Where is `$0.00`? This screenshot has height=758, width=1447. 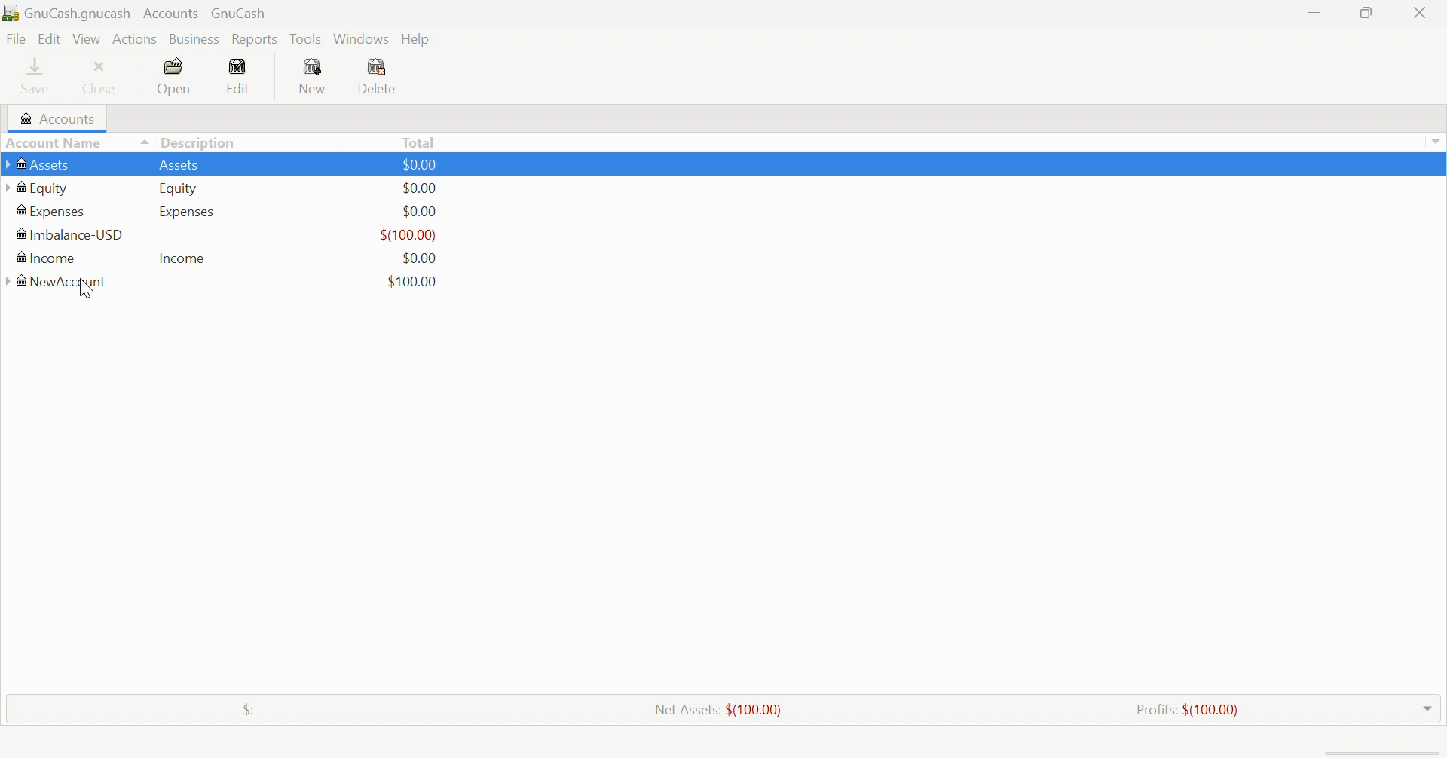 $0.00 is located at coordinates (419, 211).